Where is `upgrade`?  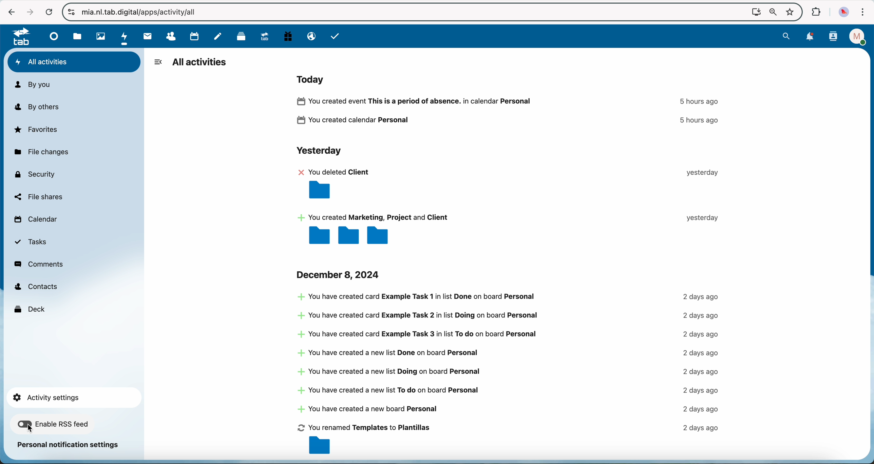 upgrade is located at coordinates (263, 36).